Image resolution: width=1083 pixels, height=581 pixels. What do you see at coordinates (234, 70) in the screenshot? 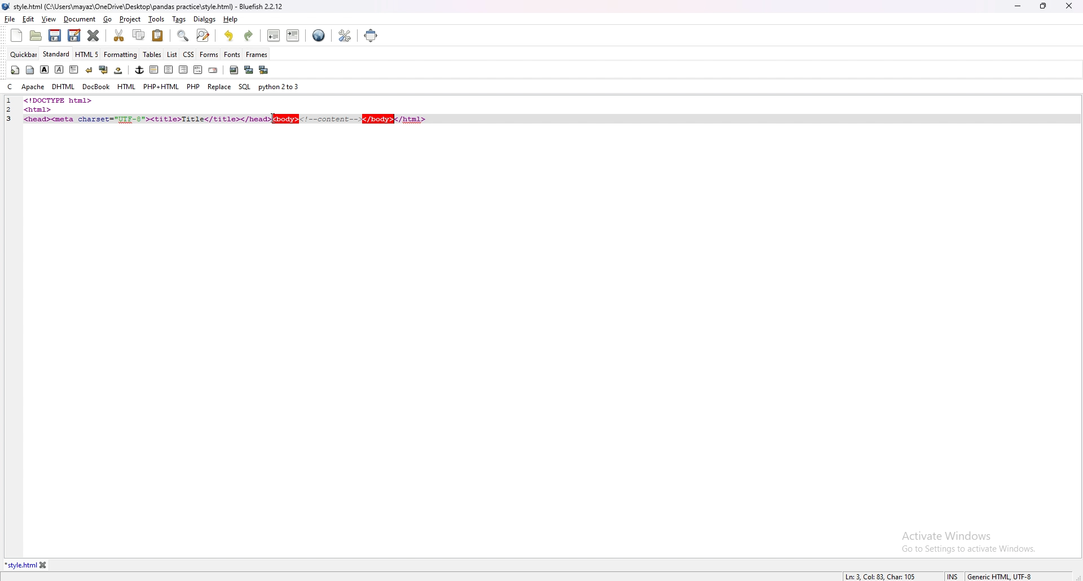
I see `insert image` at bounding box center [234, 70].